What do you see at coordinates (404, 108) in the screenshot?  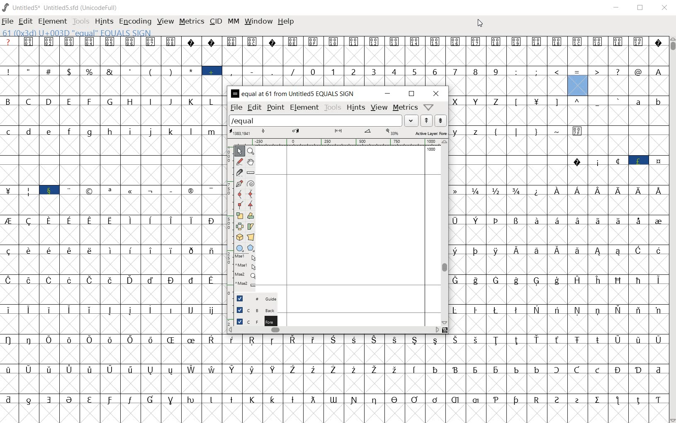 I see `metrics` at bounding box center [404, 108].